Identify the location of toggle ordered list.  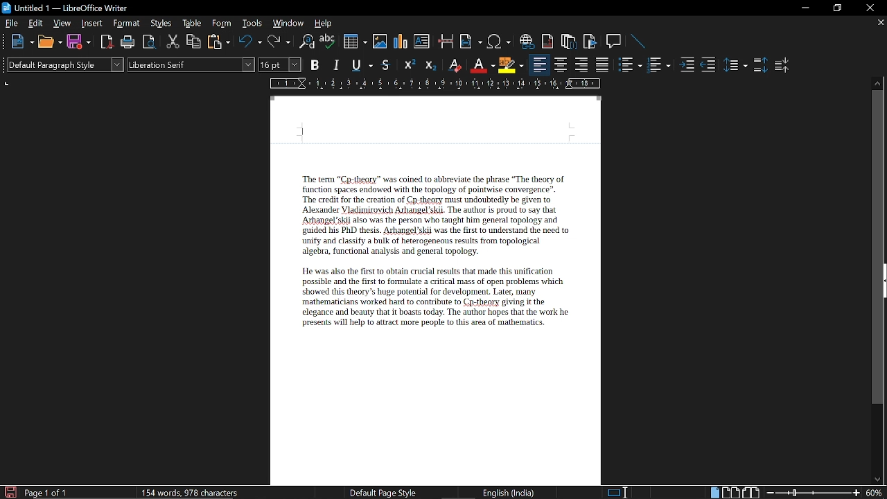
(630, 65).